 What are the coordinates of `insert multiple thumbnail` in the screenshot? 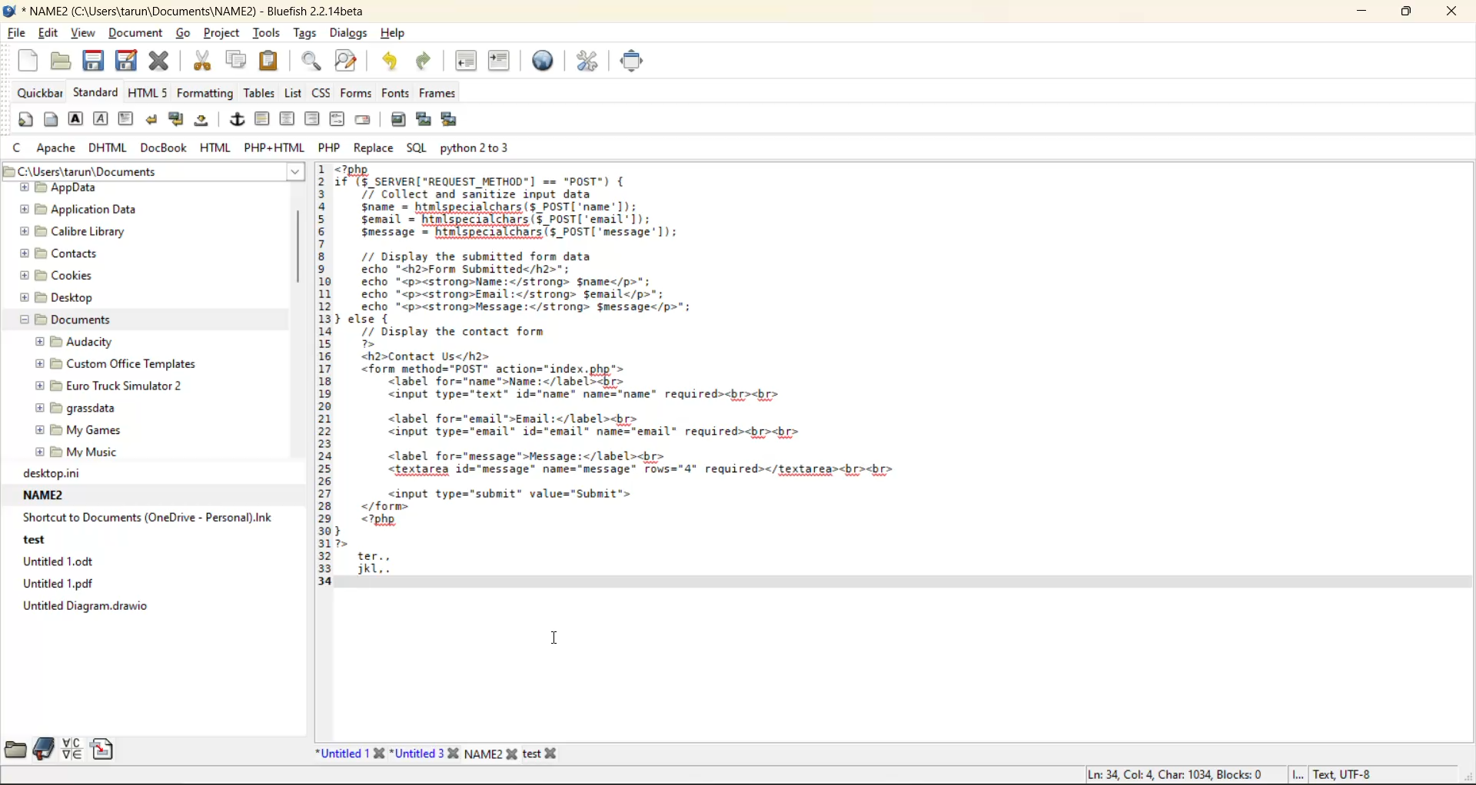 It's located at (451, 121).